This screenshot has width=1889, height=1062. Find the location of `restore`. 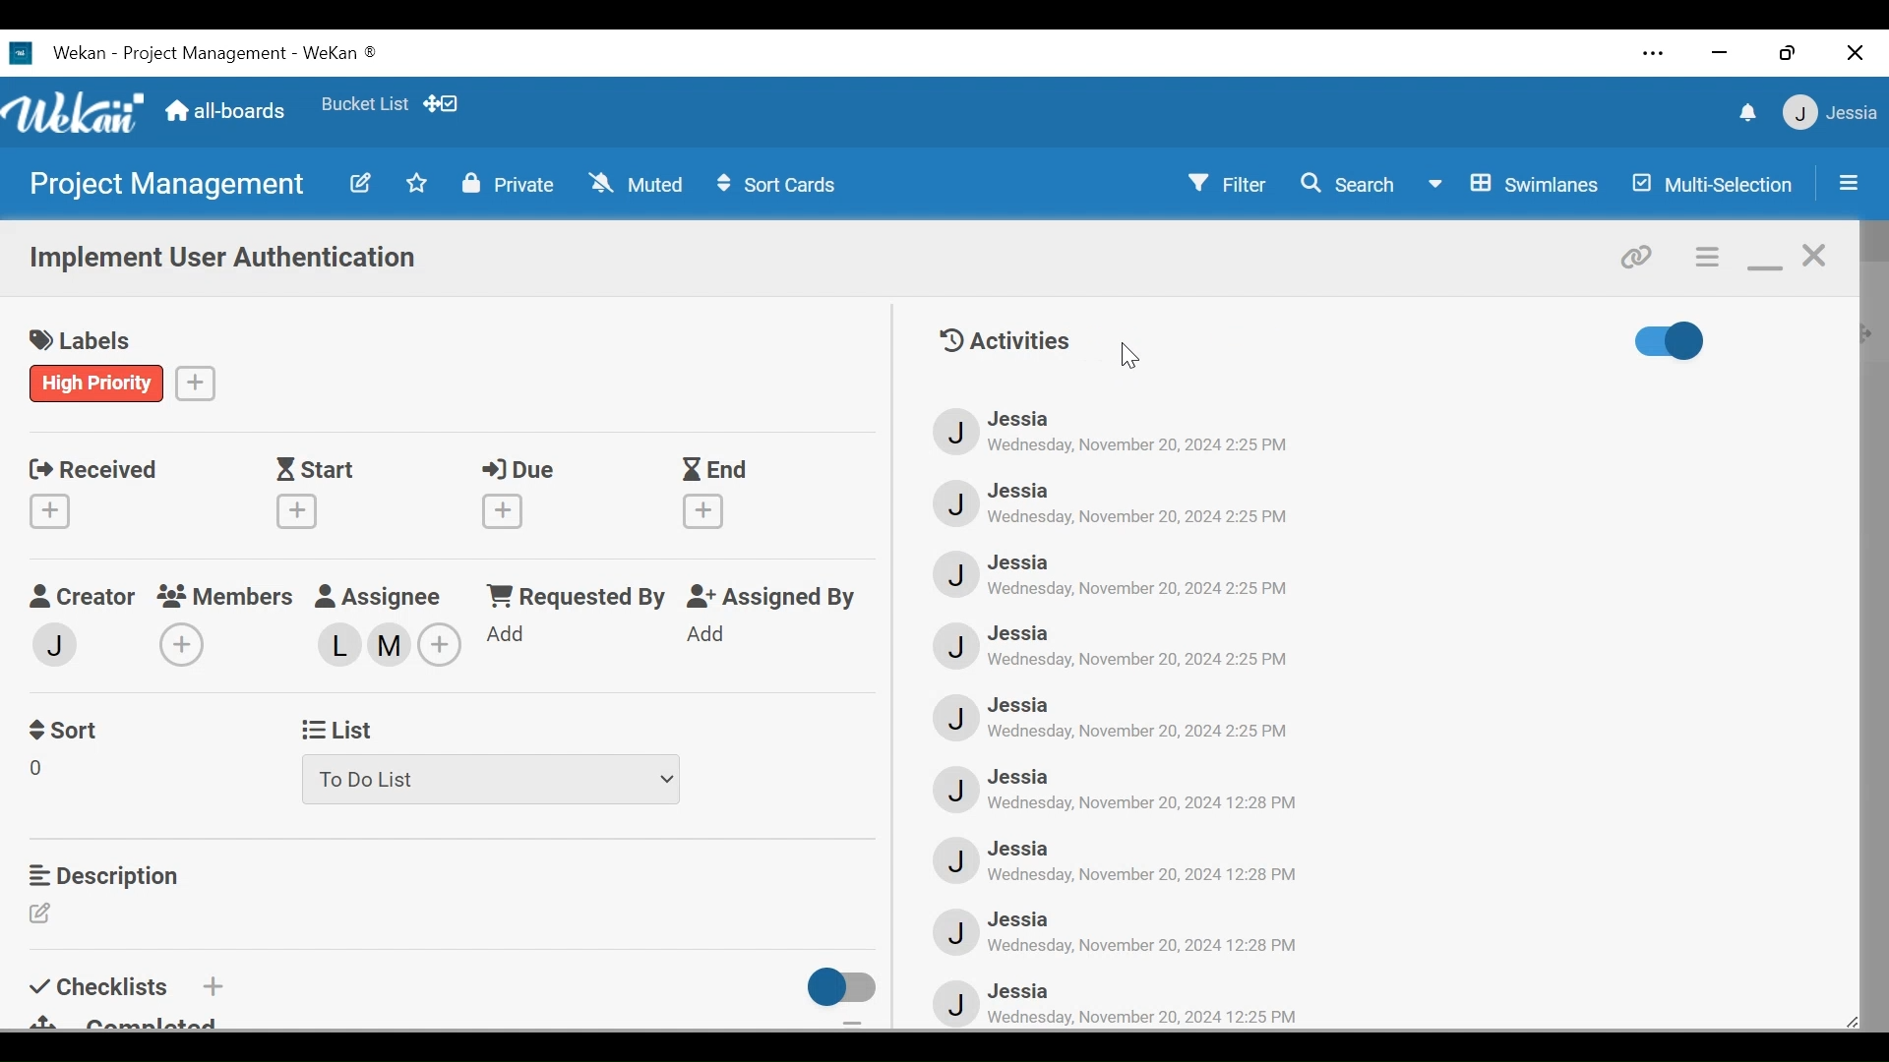

restore is located at coordinates (1790, 52).